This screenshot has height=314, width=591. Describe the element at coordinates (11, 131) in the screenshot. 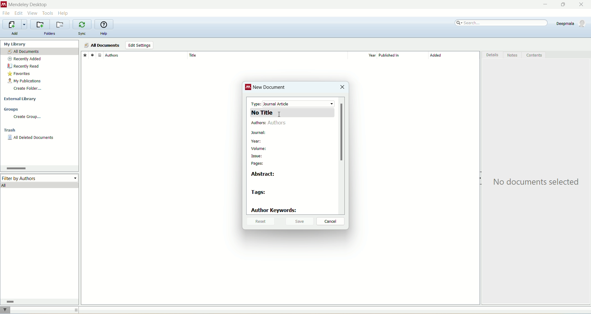

I see `trash` at that location.